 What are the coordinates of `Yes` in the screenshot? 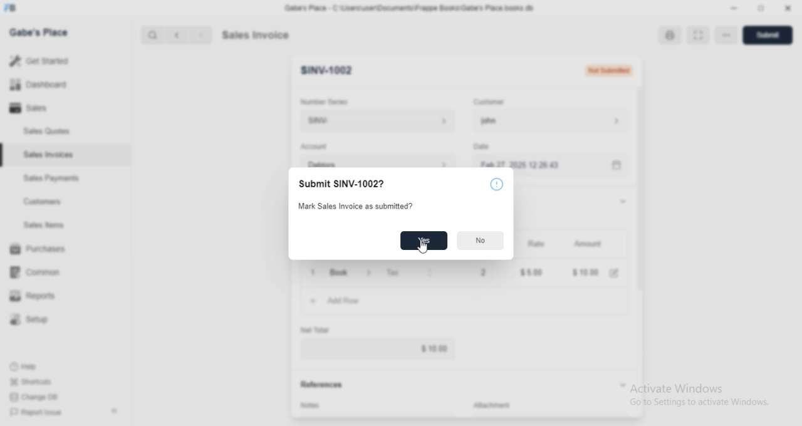 It's located at (424, 241).